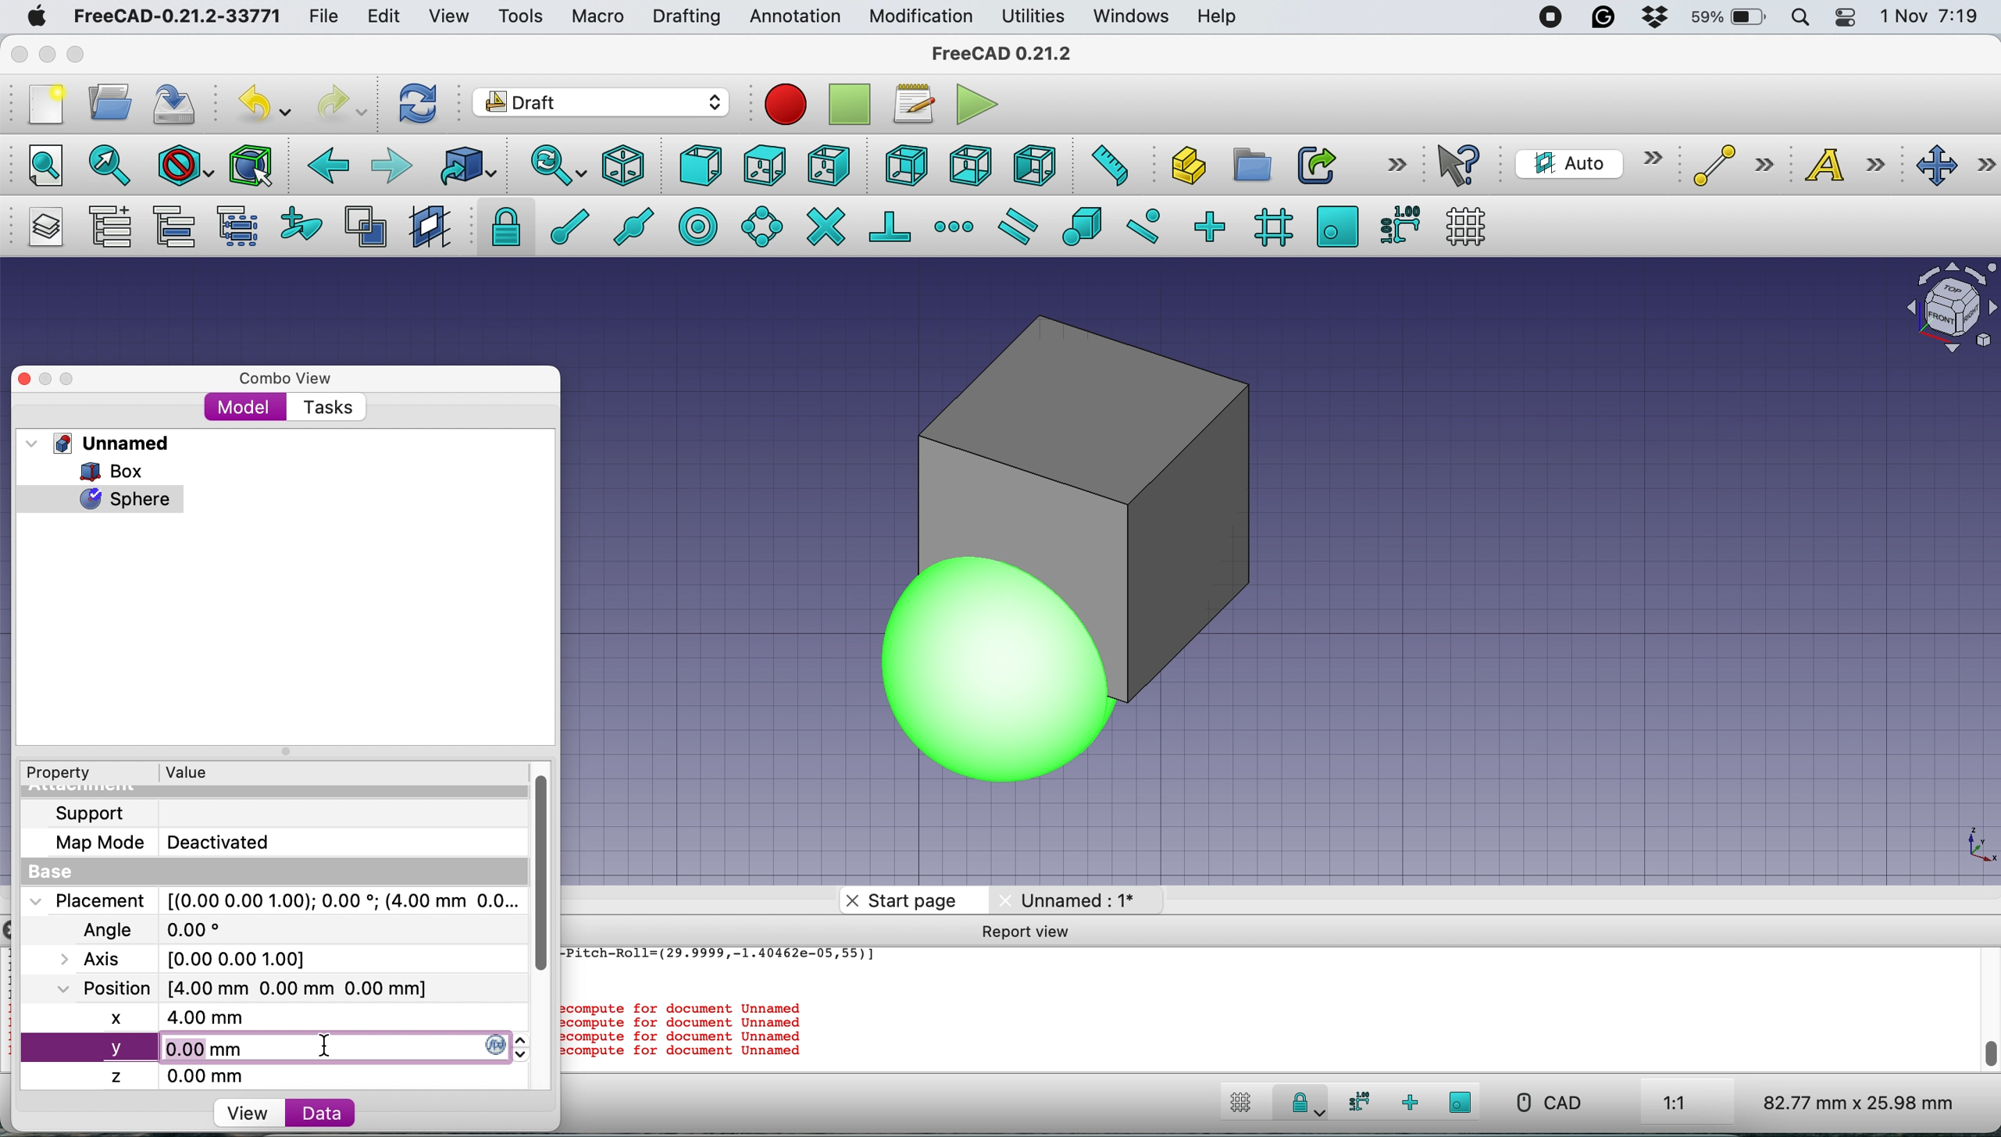 The image size is (2001, 1137). I want to click on box, so click(1246, 577).